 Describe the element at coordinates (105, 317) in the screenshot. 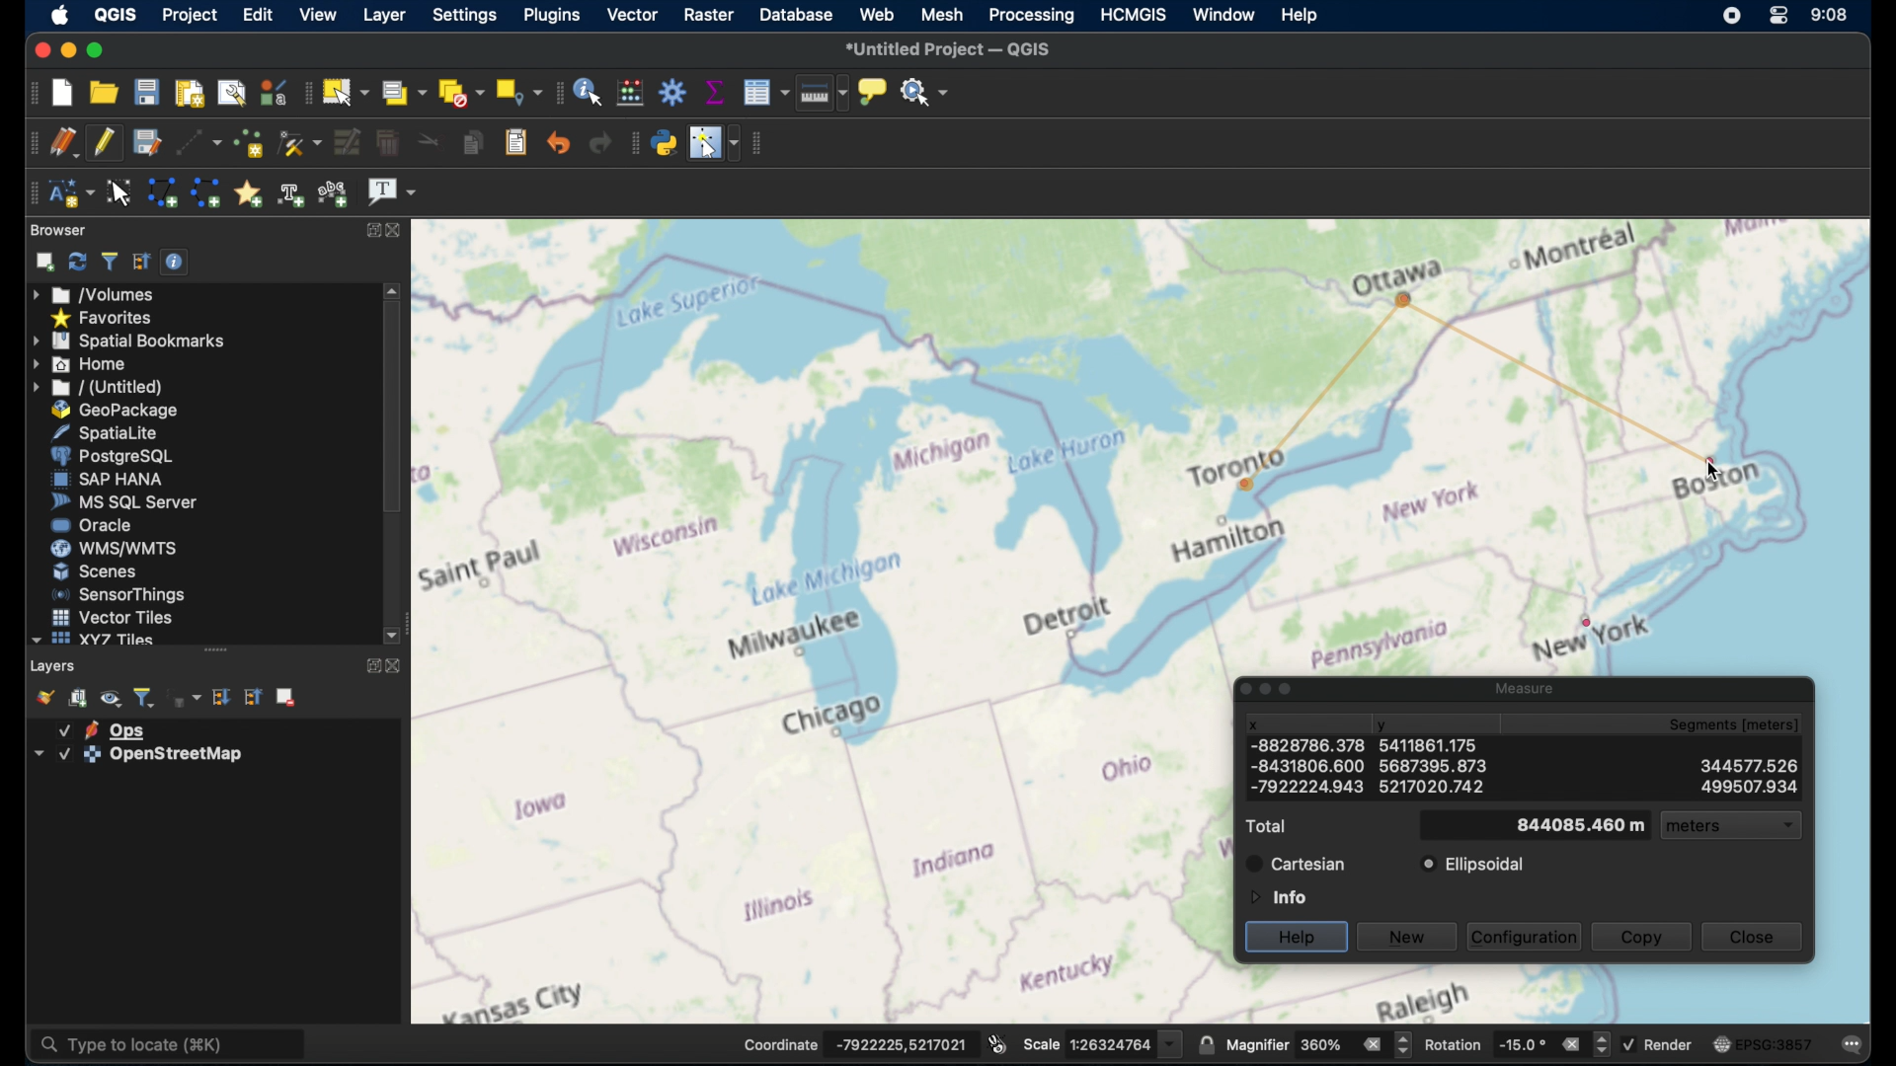

I see `favorites` at that location.